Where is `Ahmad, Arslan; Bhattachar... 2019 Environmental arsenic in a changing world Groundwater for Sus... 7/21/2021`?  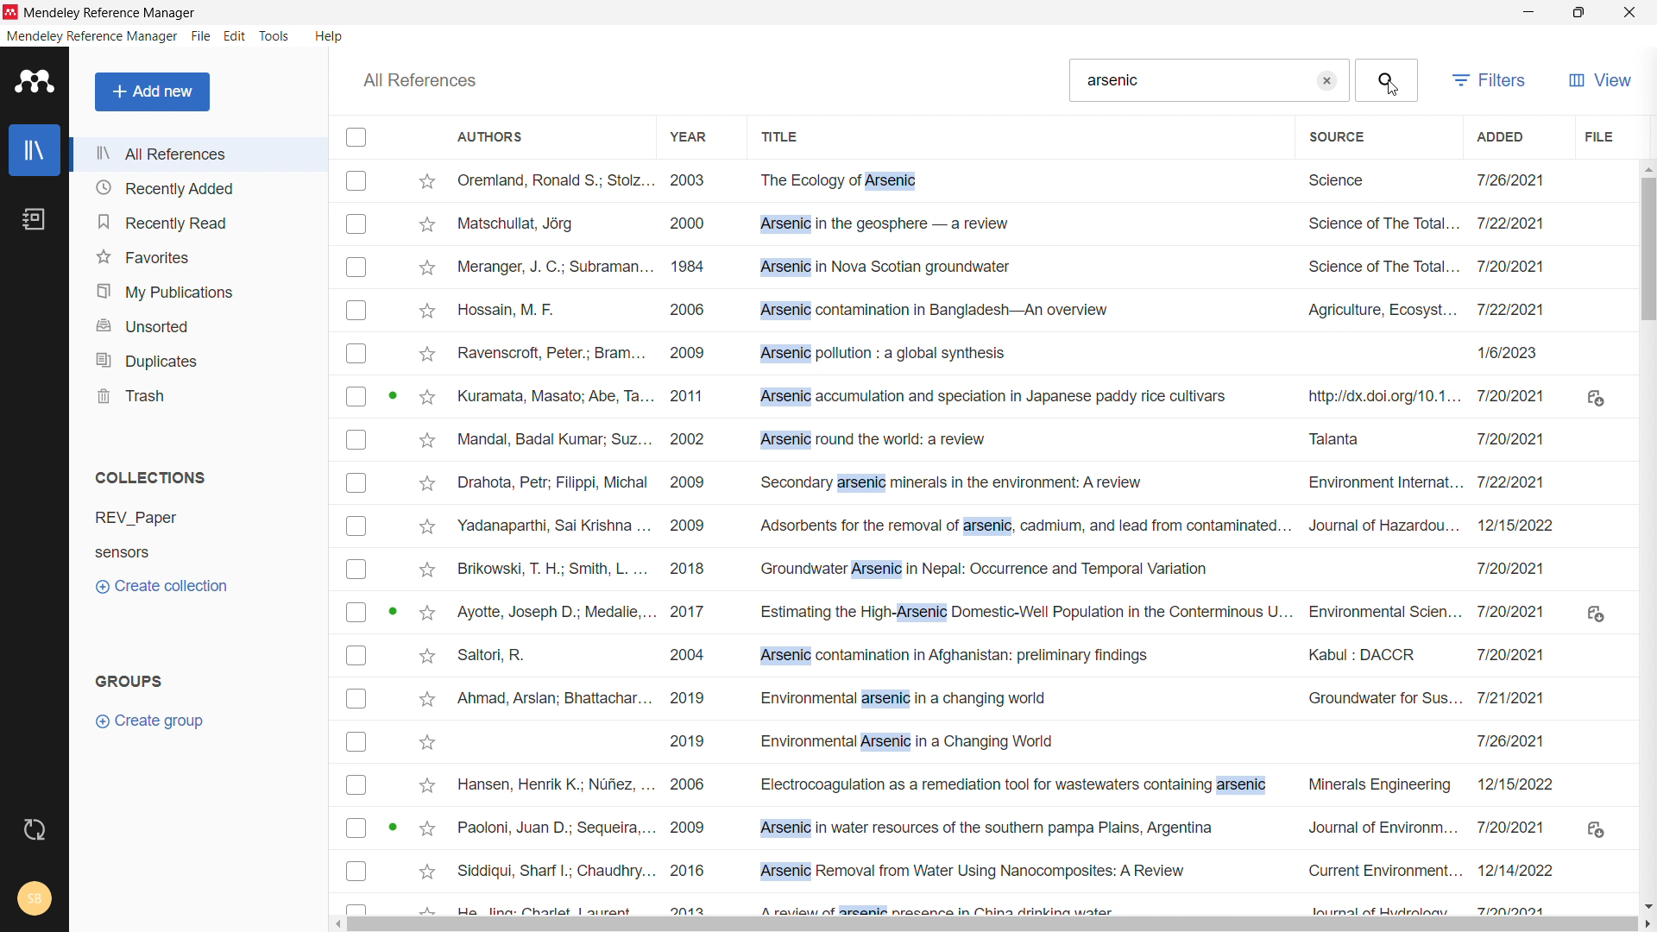 Ahmad, Arslan; Bhattachar... 2019 Environmental arsenic in a changing world Groundwater for Sus... 7/21/2021 is located at coordinates (1000, 697).